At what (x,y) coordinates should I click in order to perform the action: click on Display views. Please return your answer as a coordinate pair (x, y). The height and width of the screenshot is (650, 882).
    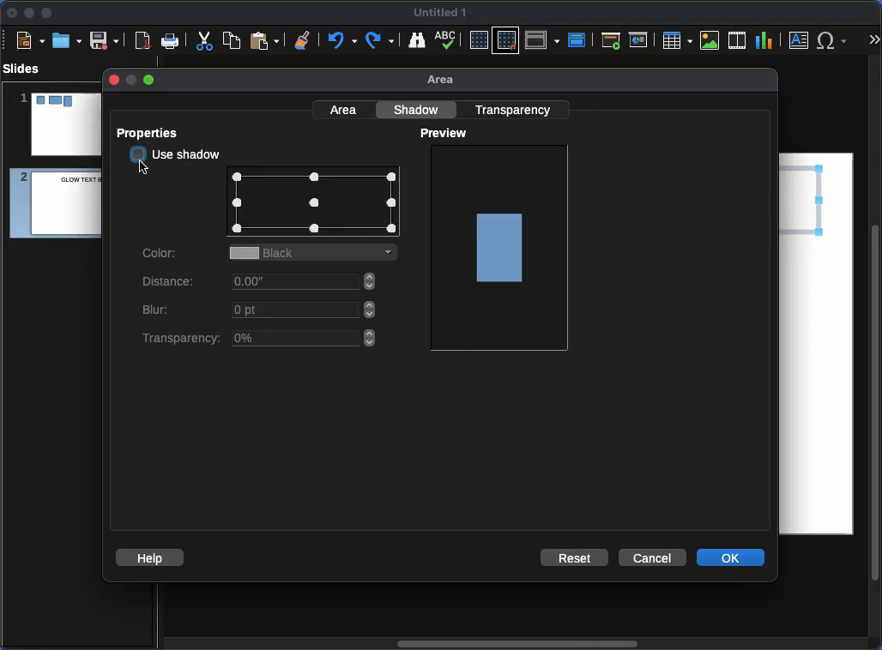
    Looking at the image, I should click on (545, 39).